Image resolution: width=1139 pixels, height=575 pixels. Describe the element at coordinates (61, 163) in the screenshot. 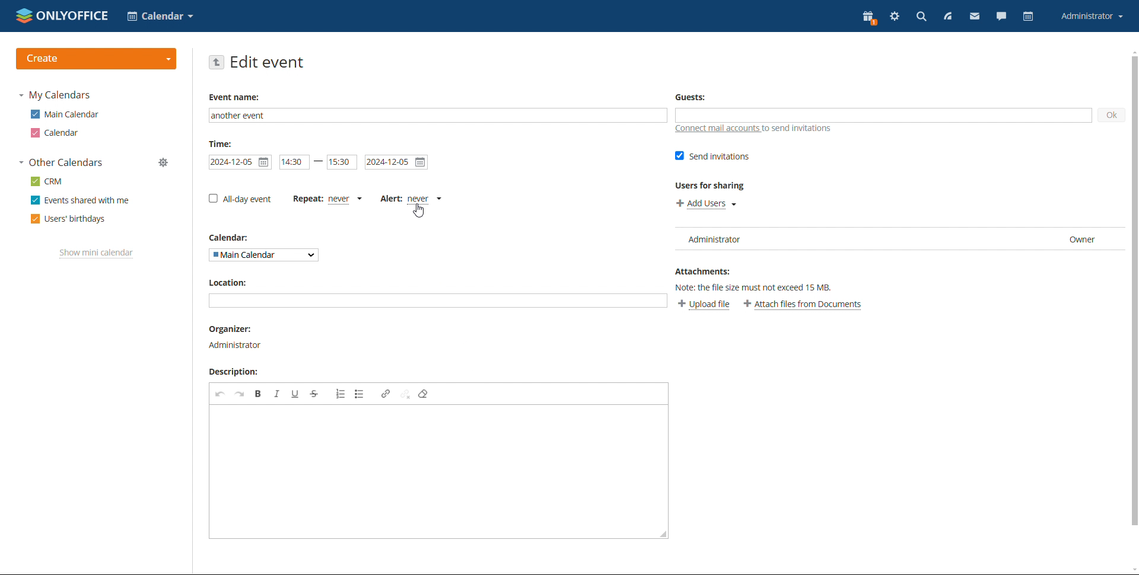

I see `other calendars` at that location.